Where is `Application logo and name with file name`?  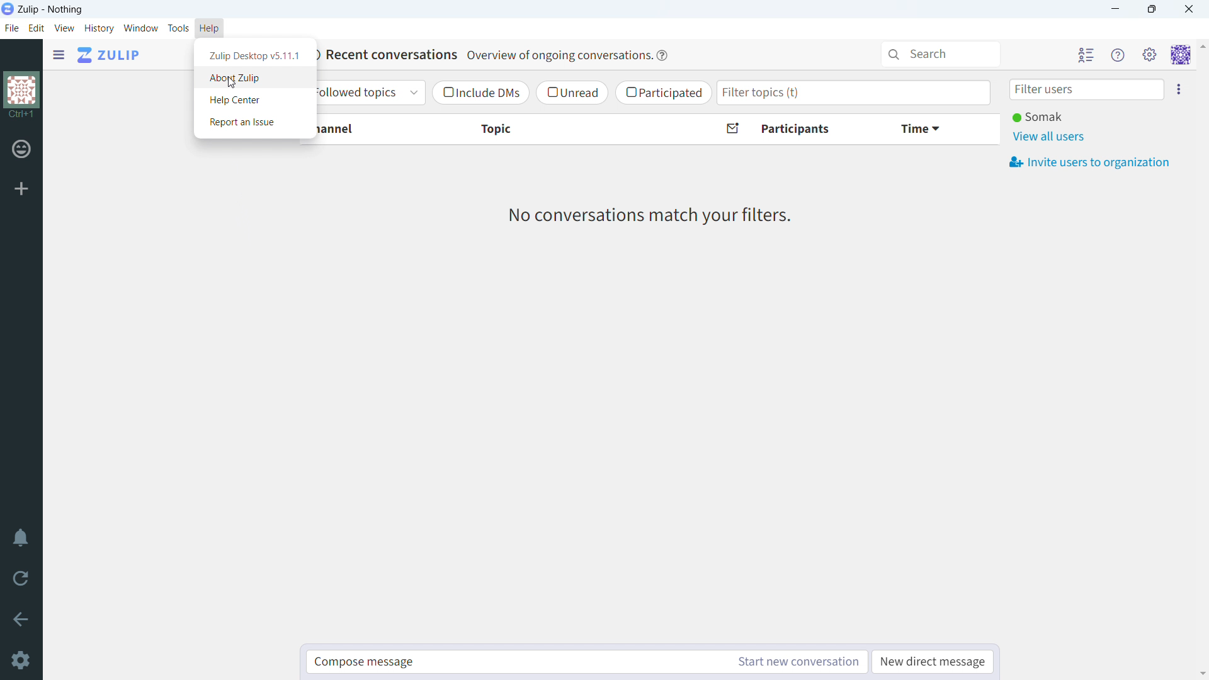 Application logo and name with file name is located at coordinates (47, 9).